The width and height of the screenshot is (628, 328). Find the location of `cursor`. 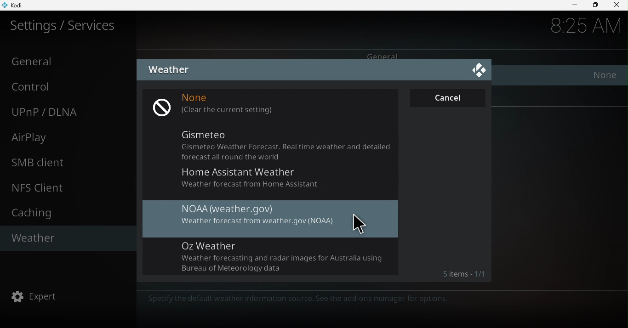

cursor is located at coordinates (355, 224).